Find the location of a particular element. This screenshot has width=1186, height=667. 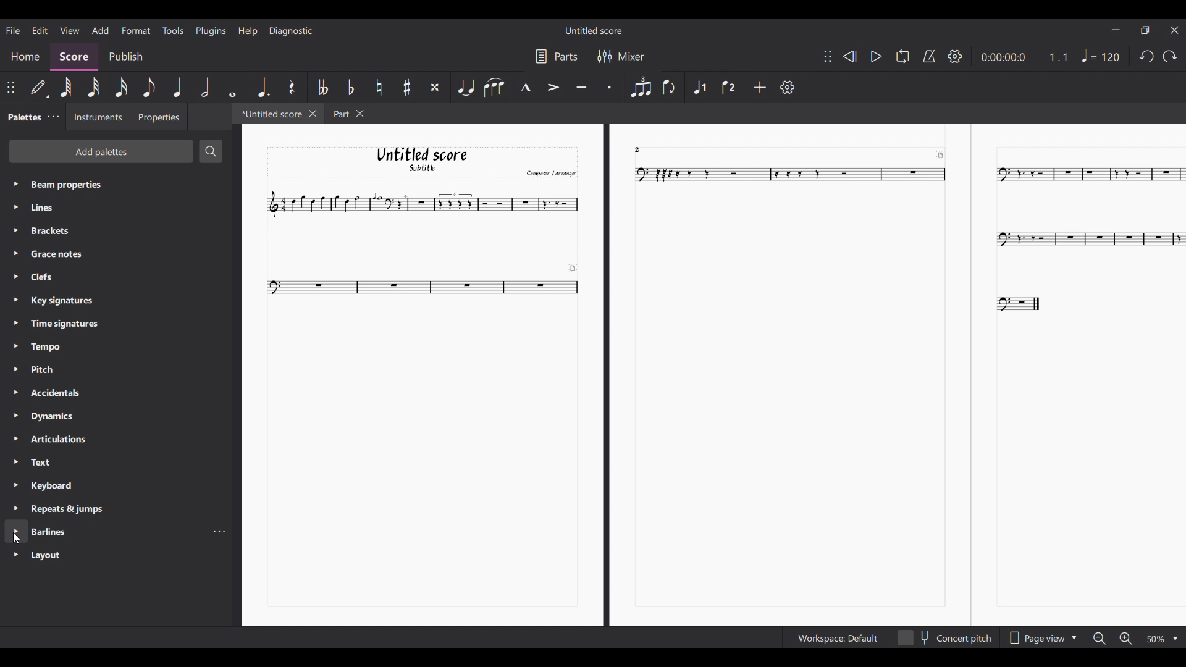

Toggle natural is located at coordinates (379, 87).